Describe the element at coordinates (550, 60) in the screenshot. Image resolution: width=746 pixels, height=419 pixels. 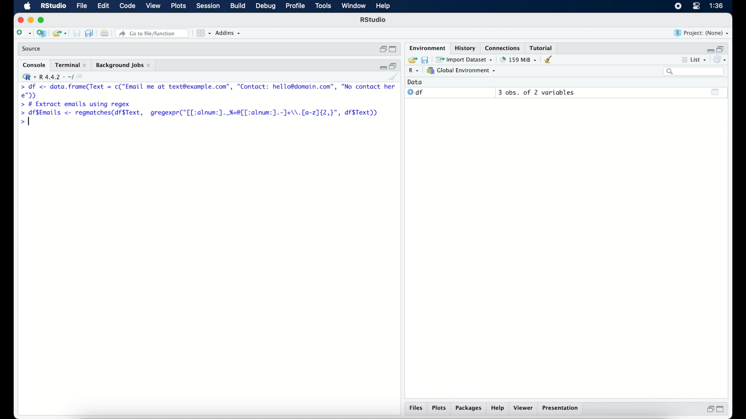
I see `clear console` at that location.